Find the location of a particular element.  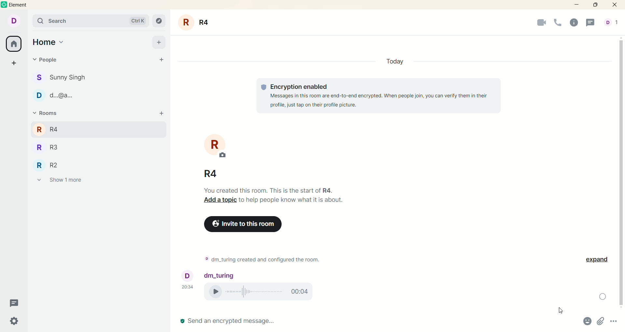

voice call is located at coordinates (558, 23).